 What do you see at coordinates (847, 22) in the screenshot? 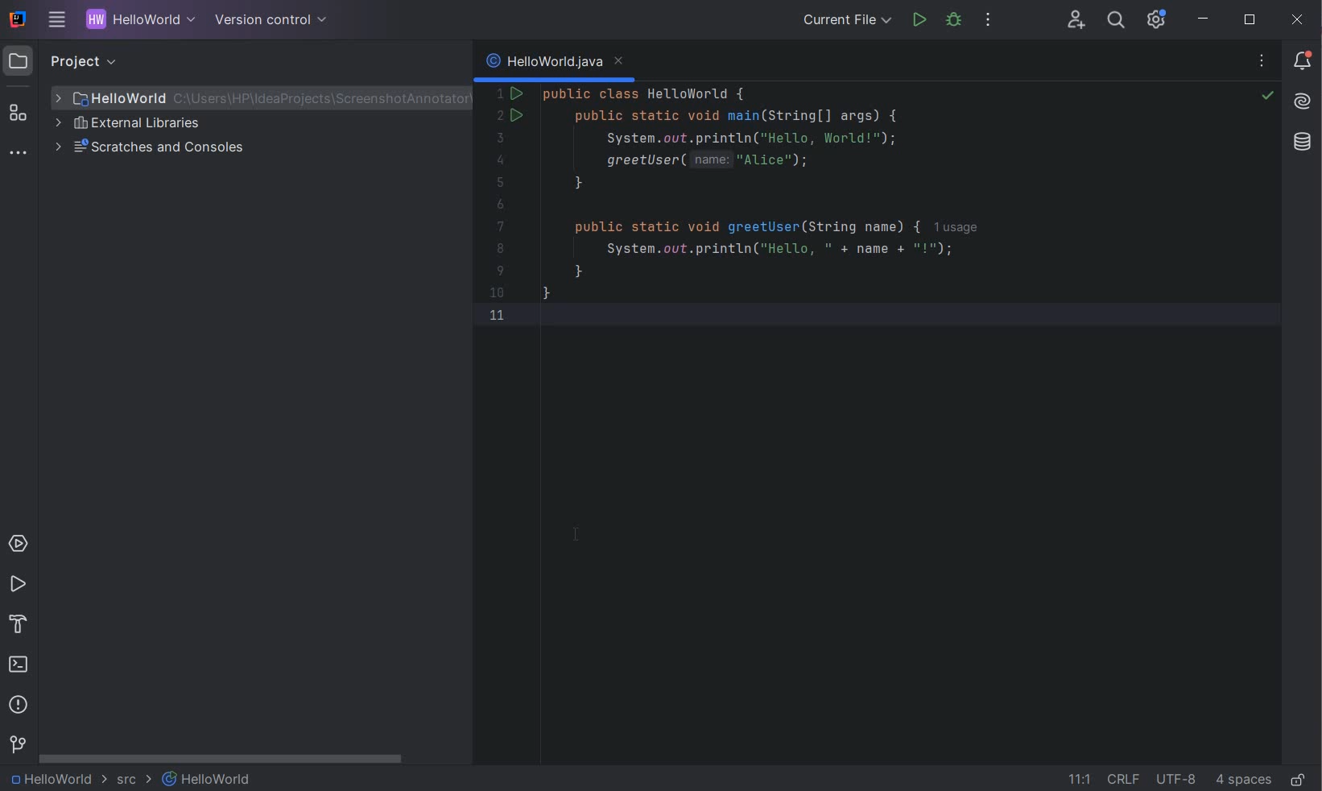
I see `CURRENT FILE` at bounding box center [847, 22].